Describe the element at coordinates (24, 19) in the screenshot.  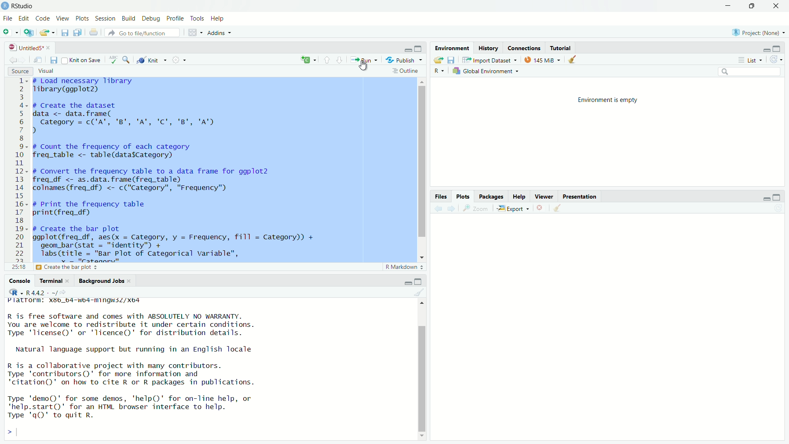
I see `edit` at that location.